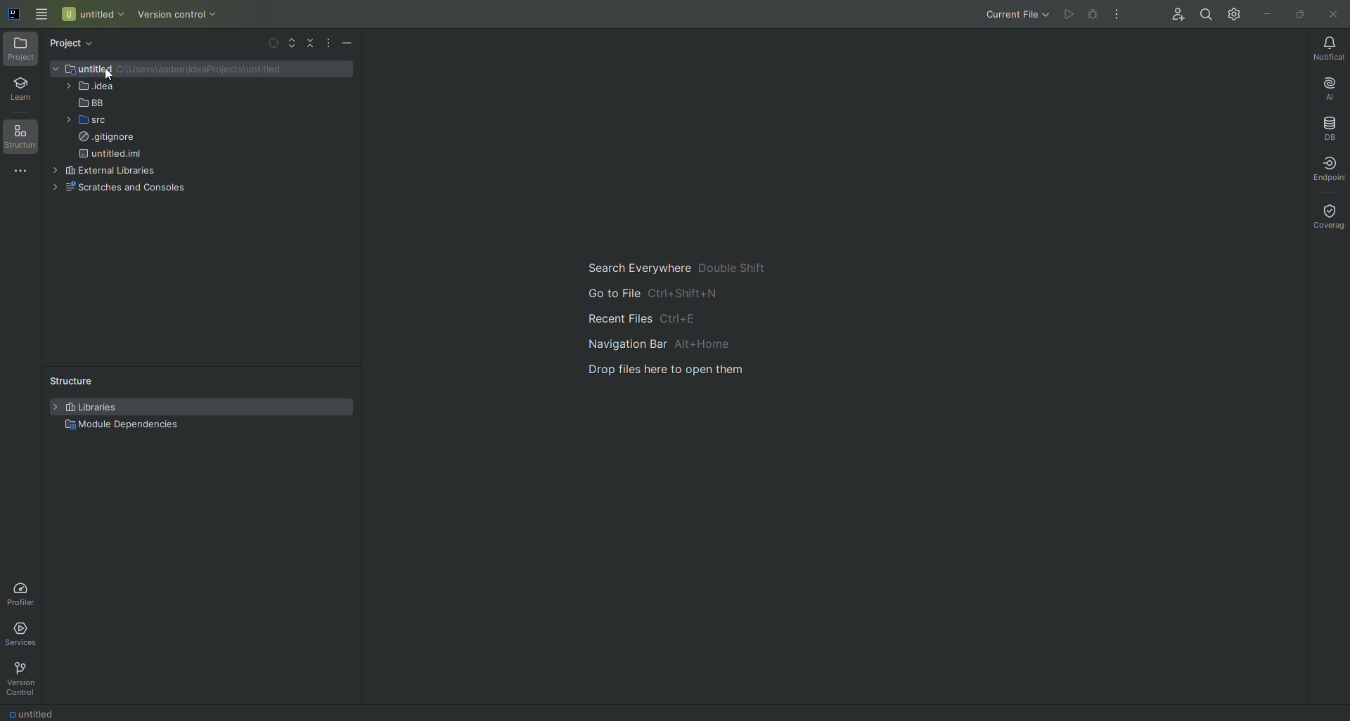  I want to click on Search, so click(1202, 15).